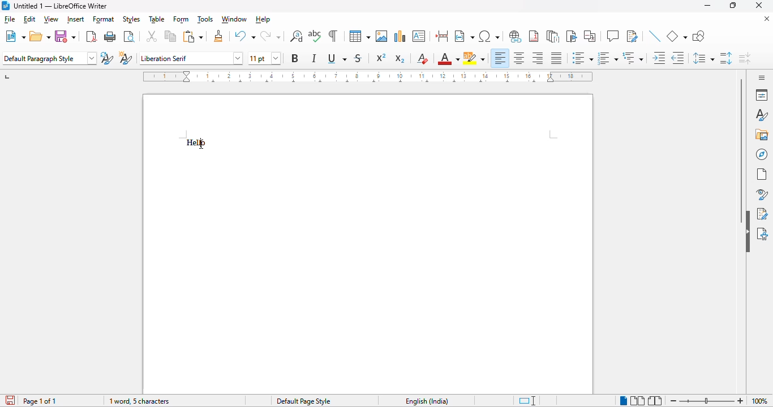 The height and width of the screenshot is (407, 773). Describe the element at coordinates (613, 36) in the screenshot. I see `insert comment` at that location.